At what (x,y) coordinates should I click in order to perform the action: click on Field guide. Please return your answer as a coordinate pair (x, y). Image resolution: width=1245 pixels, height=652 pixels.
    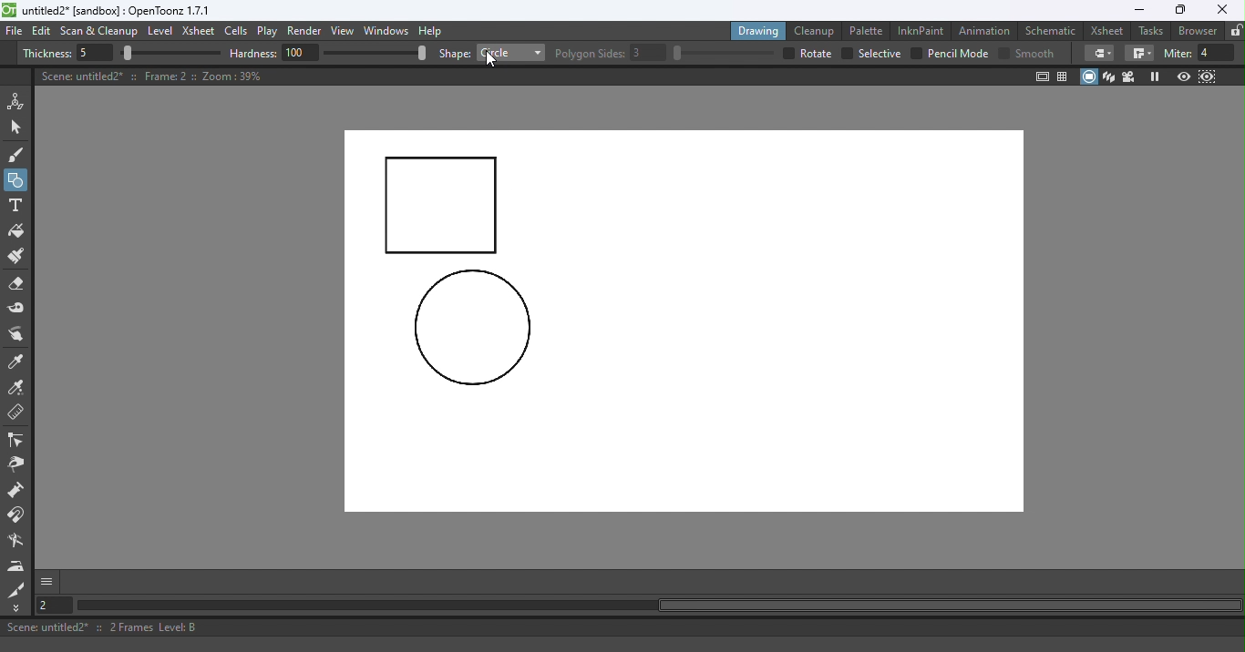
    Looking at the image, I should click on (1065, 76).